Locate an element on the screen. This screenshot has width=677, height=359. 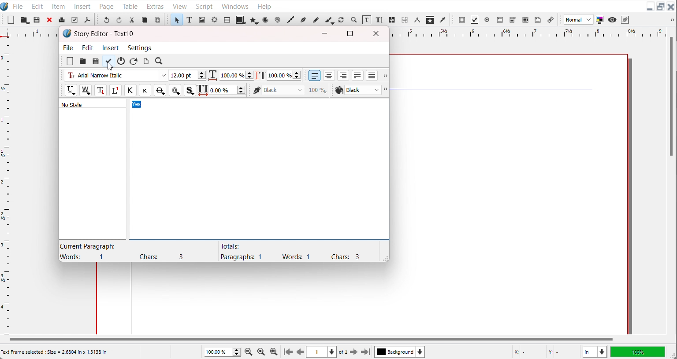
Black is located at coordinates (290, 90).